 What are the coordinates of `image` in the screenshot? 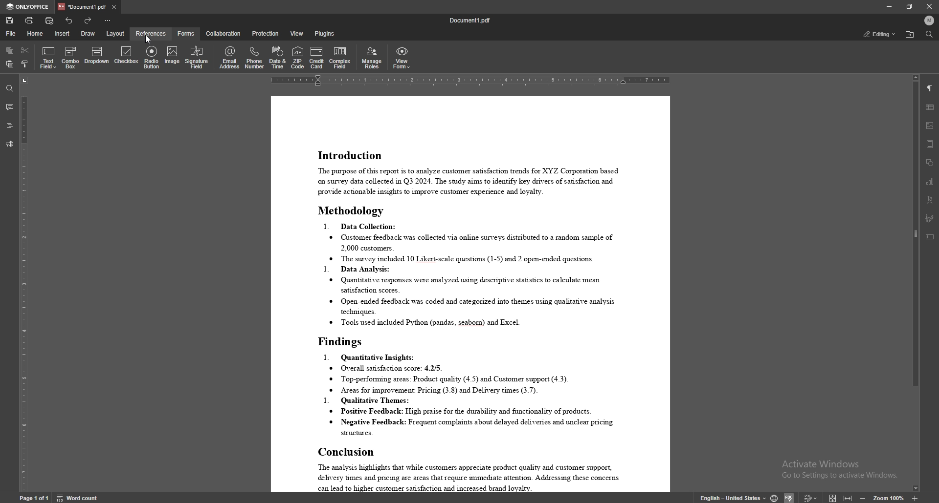 It's located at (173, 57).